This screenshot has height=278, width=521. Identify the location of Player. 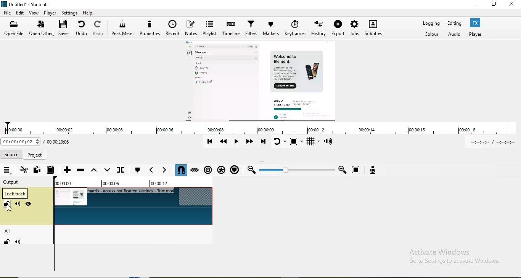
(476, 34).